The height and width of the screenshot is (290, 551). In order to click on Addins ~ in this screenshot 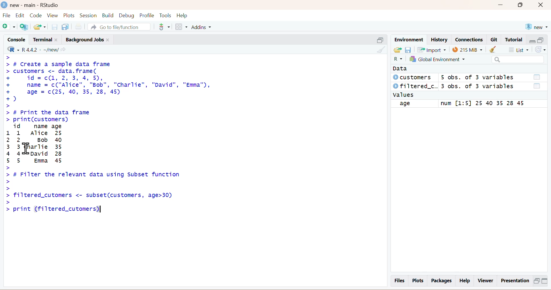, I will do `click(202, 27)`.